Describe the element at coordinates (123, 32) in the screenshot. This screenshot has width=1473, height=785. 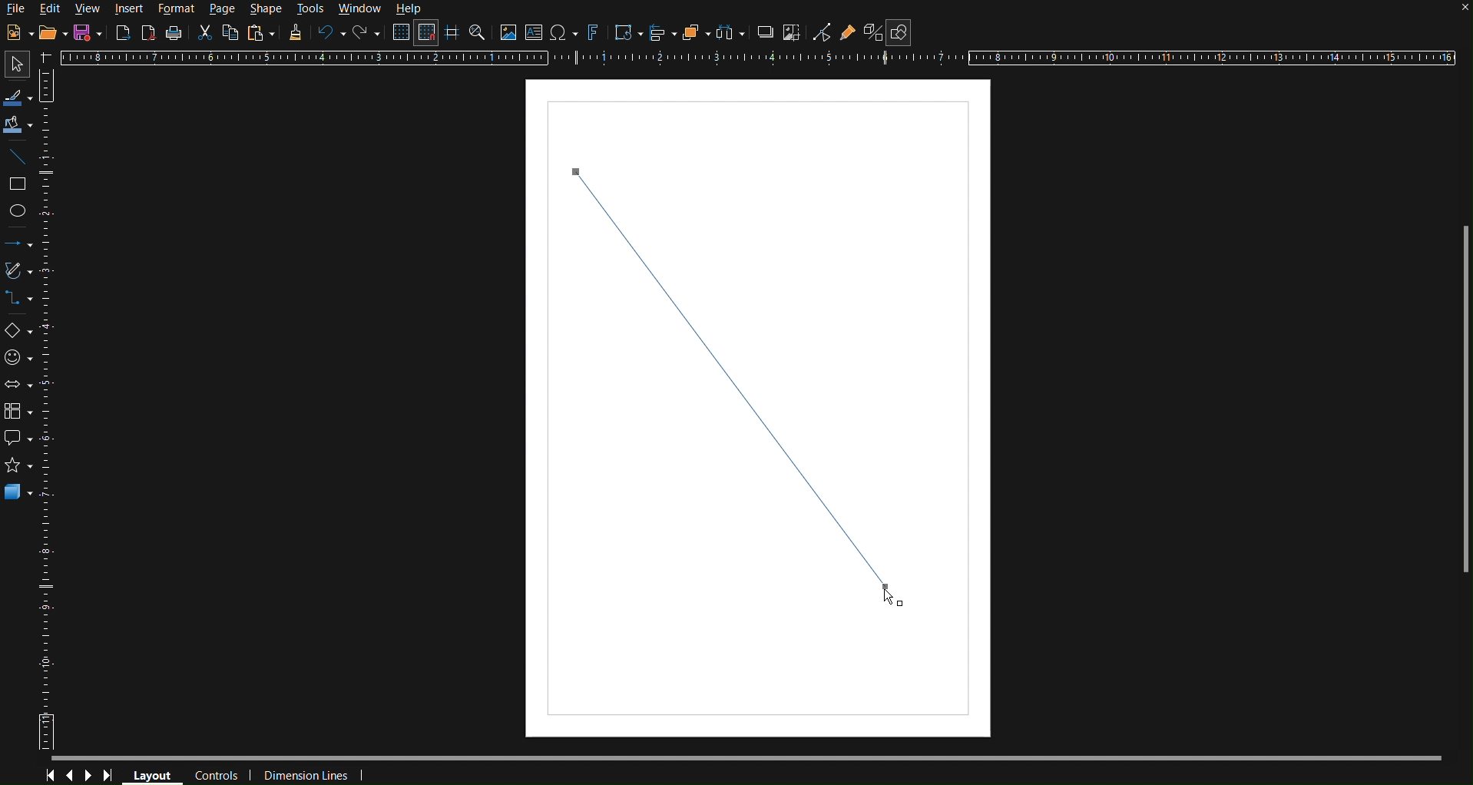
I see `Export` at that location.